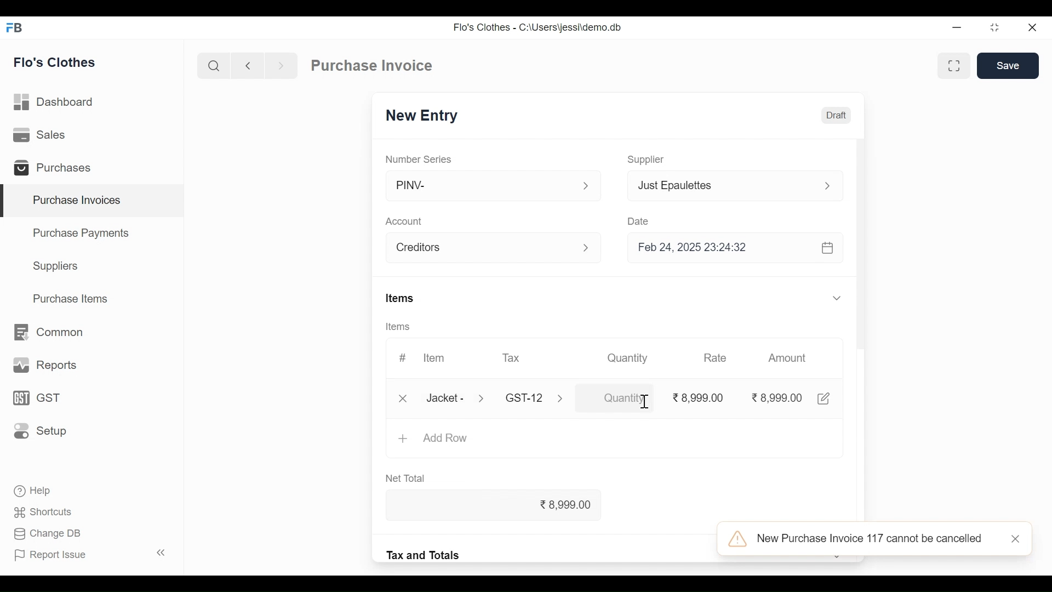 The height and width of the screenshot is (592, 1052). What do you see at coordinates (434, 357) in the screenshot?
I see `Item` at bounding box center [434, 357].